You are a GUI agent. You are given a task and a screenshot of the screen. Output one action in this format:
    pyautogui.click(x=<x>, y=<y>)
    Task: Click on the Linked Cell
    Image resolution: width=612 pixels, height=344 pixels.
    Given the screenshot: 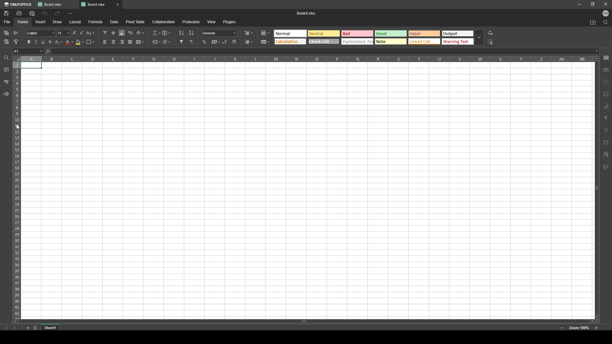 What is the action you would take?
    pyautogui.click(x=424, y=41)
    